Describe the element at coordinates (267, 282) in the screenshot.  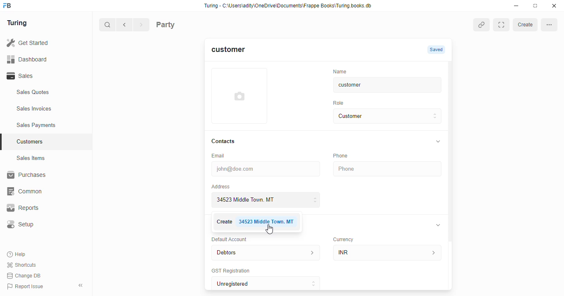
I see `Unregistered` at that location.